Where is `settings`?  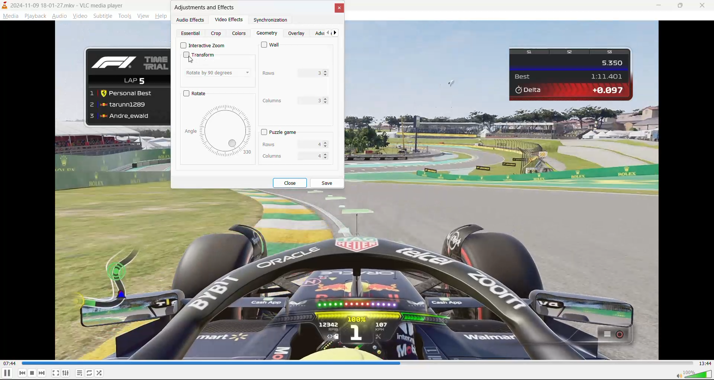
settings is located at coordinates (66, 372).